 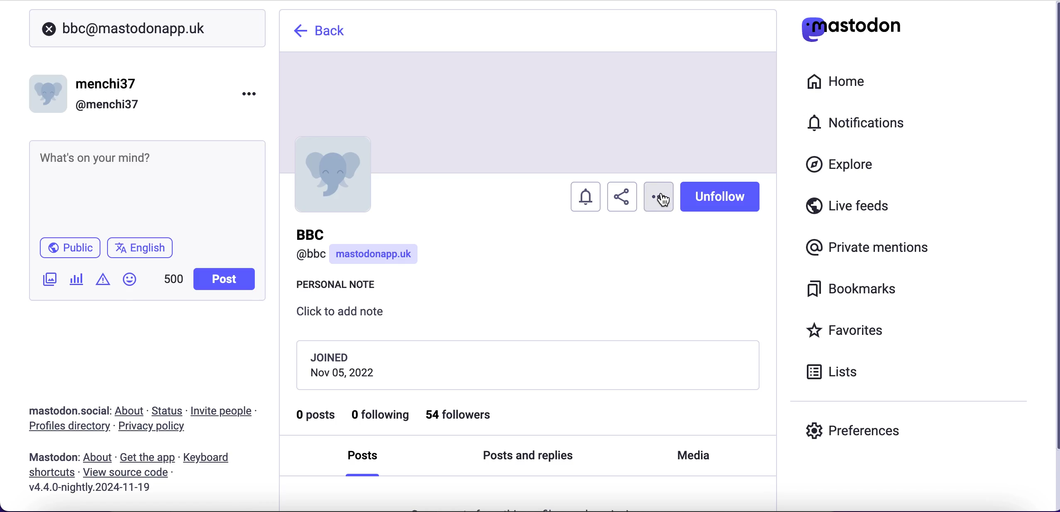 What do you see at coordinates (466, 415) in the screenshot?
I see `54 followers` at bounding box center [466, 415].